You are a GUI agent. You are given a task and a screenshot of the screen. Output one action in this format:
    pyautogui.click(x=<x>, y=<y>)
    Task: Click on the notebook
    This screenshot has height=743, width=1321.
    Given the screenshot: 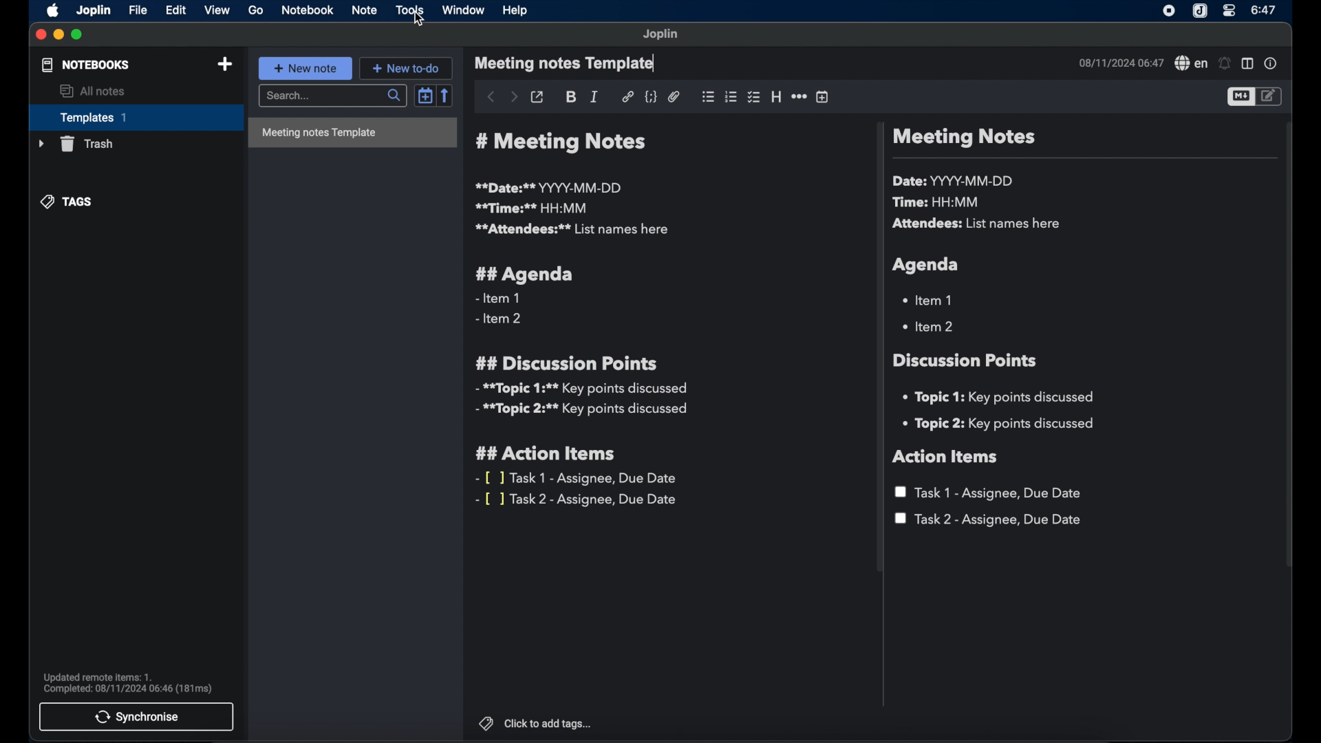 What is the action you would take?
    pyautogui.click(x=307, y=11)
    